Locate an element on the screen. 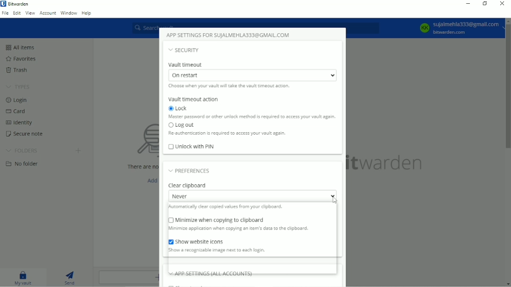 The height and width of the screenshot is (287, 511). Secure note. is located at coordinates (29, 134).